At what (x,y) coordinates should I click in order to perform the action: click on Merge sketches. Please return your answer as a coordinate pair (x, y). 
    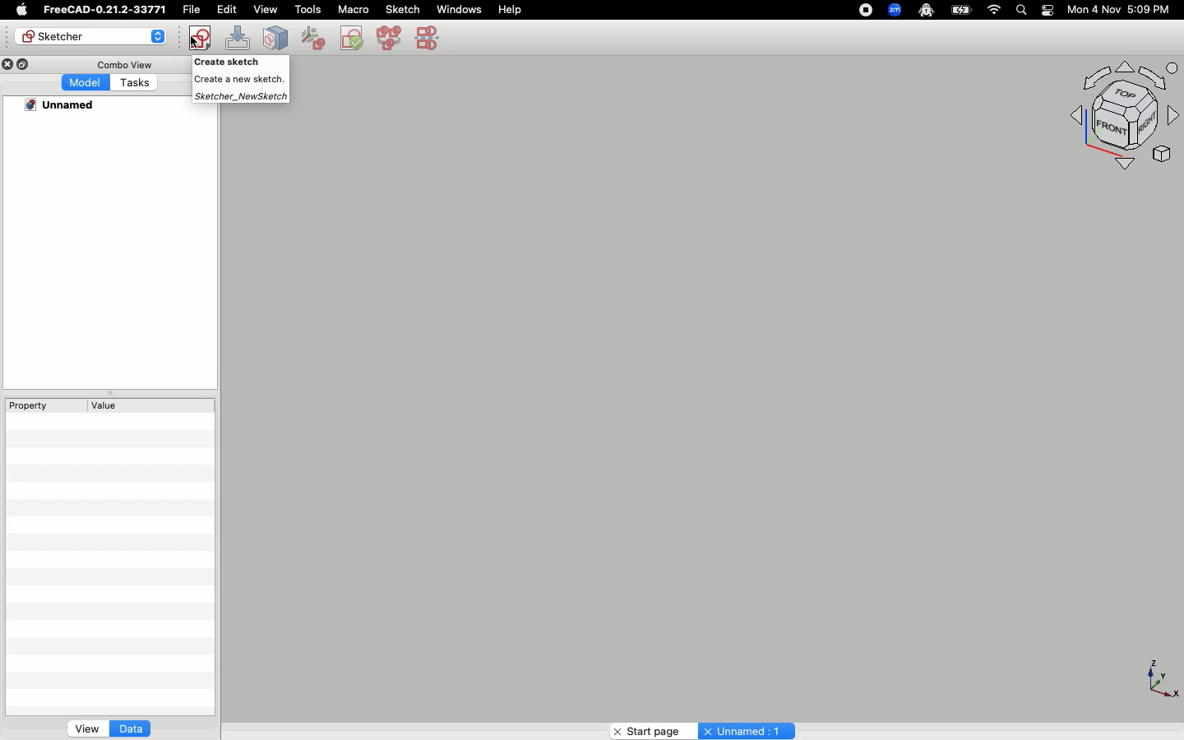
    Looking at the image, I should click on (389, 37).